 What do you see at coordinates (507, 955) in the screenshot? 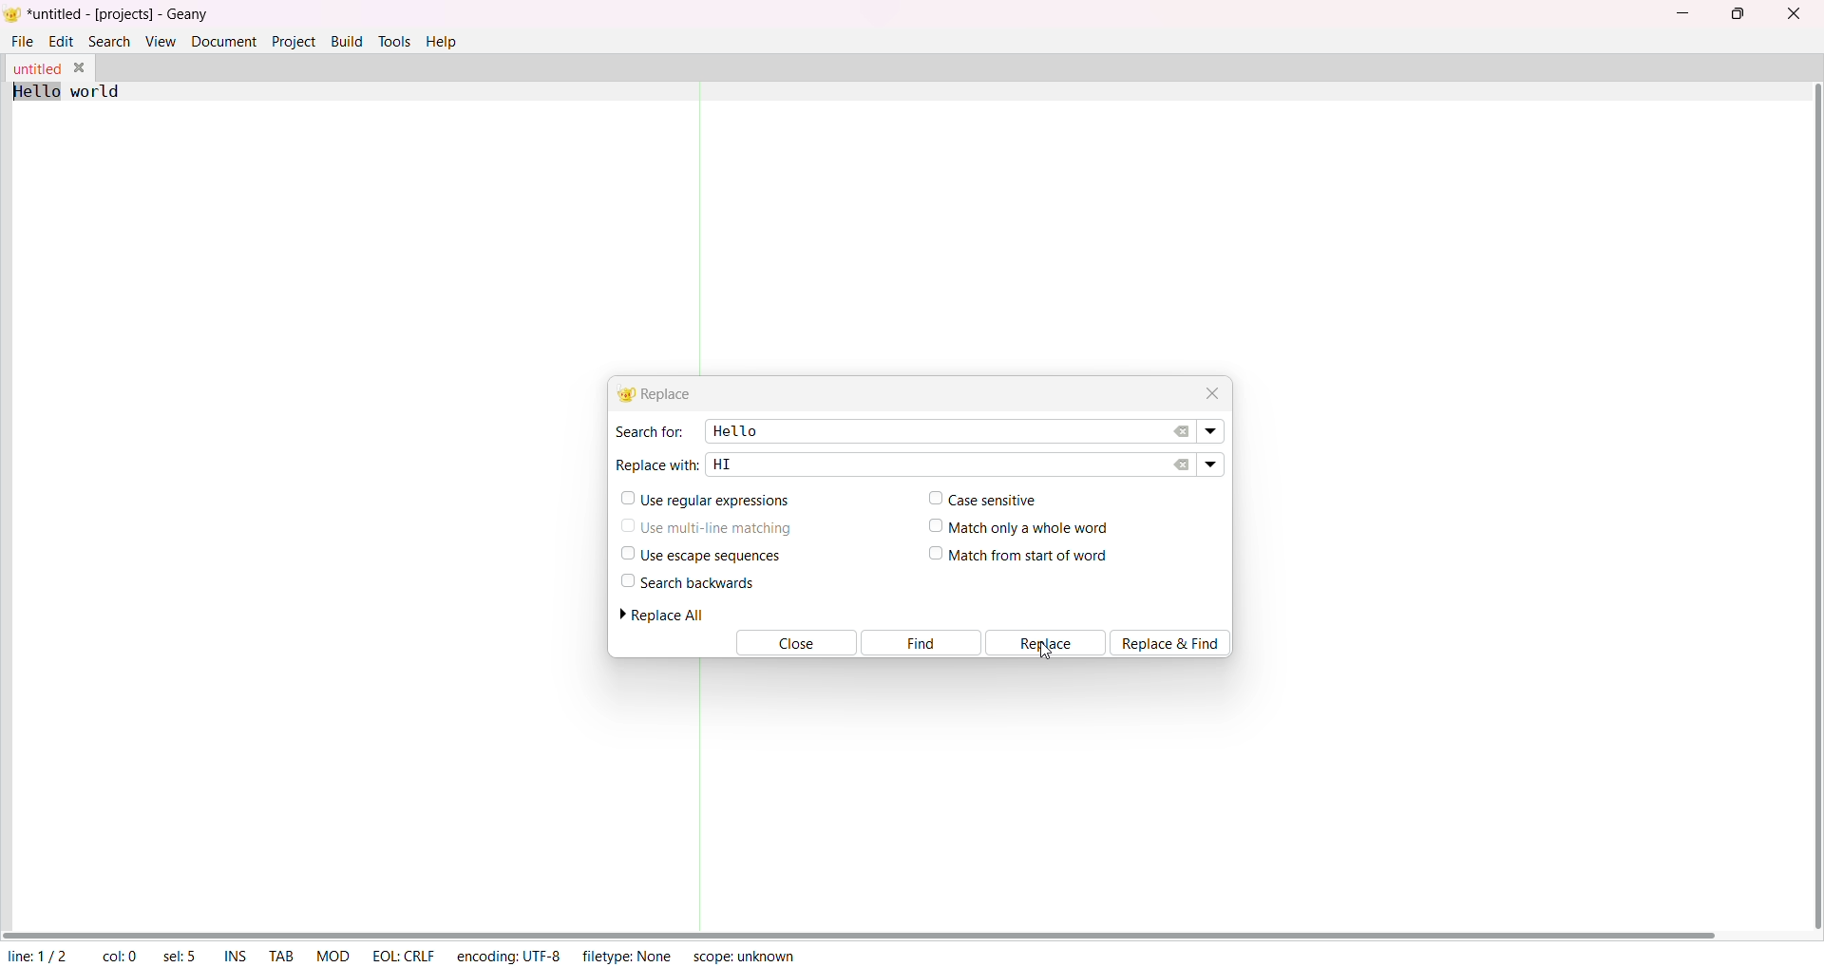
I see `encoding: UTF-8` at bounding box center [507, 955].